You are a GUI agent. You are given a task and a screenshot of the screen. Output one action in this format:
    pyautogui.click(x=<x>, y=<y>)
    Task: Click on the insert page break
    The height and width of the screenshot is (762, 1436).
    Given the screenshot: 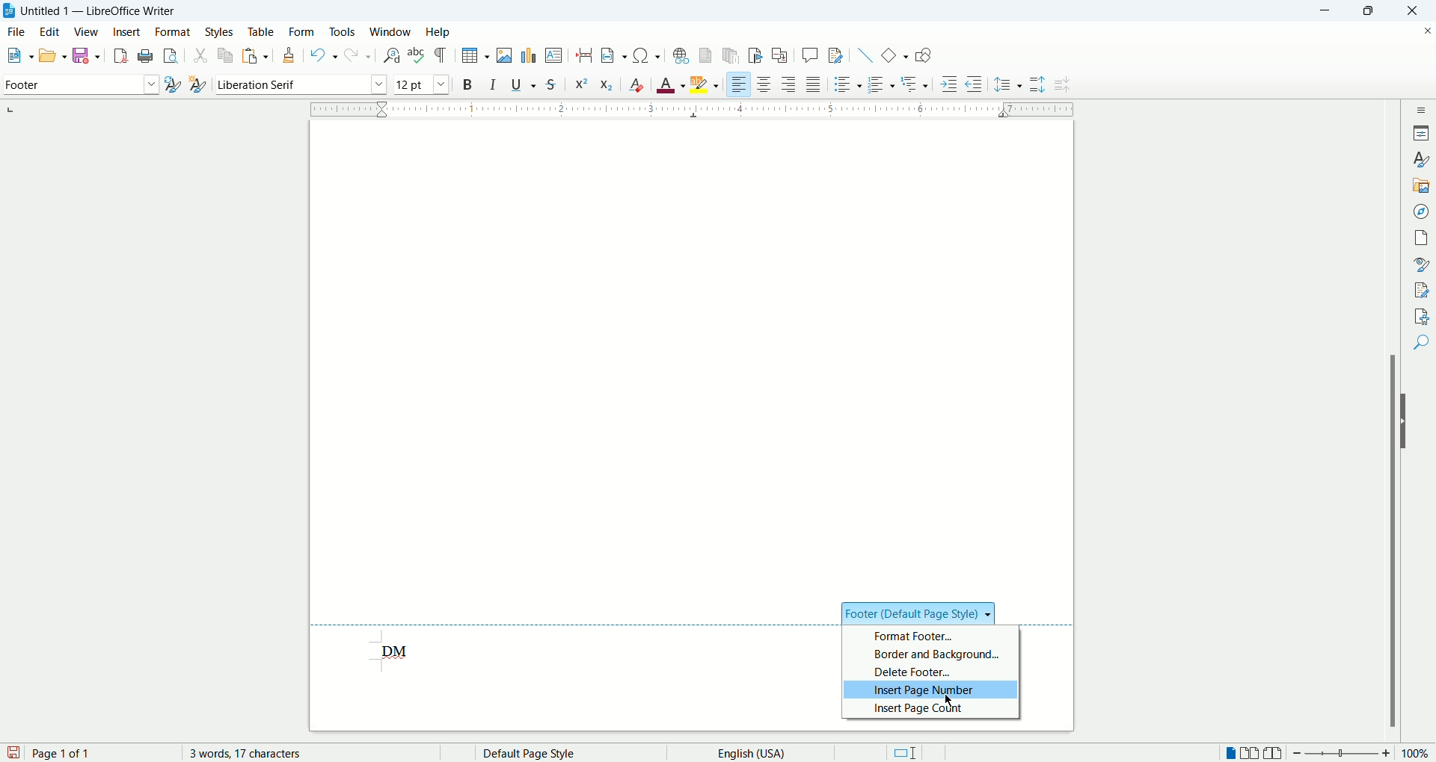 What is the action you would take?
    pyautogui.click(x=586, y=55)
    